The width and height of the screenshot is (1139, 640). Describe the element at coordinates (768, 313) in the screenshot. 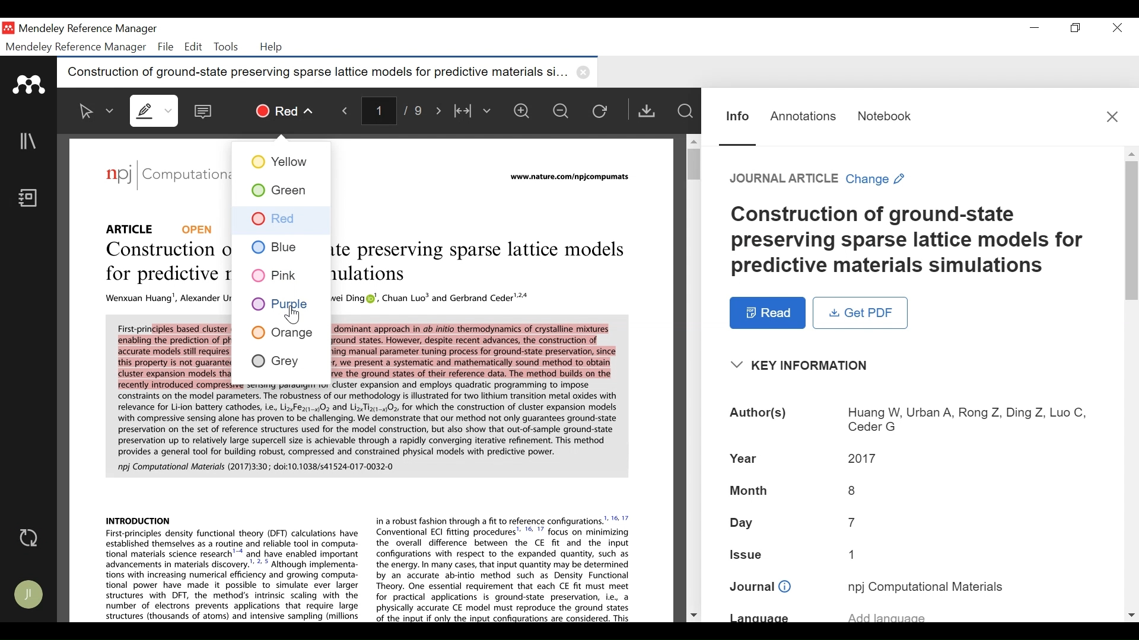

I see `Read` at that location.